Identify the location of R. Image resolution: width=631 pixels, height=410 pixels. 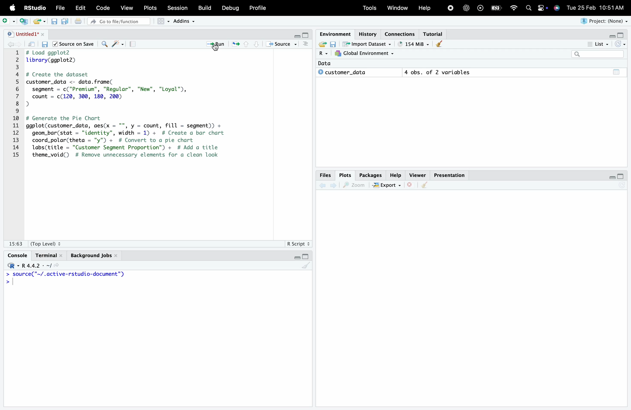
(319, 53).